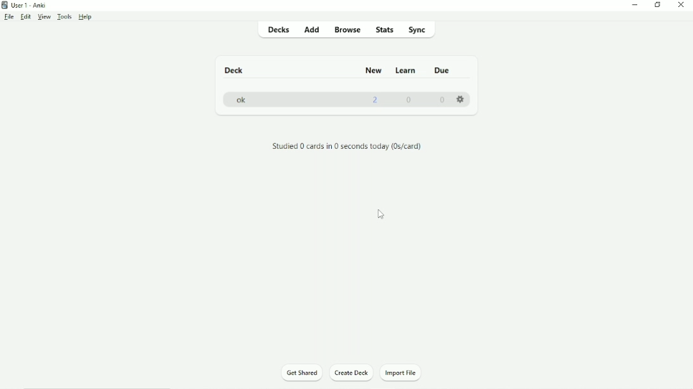  Describe the element at coordinates (312, 29) in the screenshot. I see `Add` at that location.